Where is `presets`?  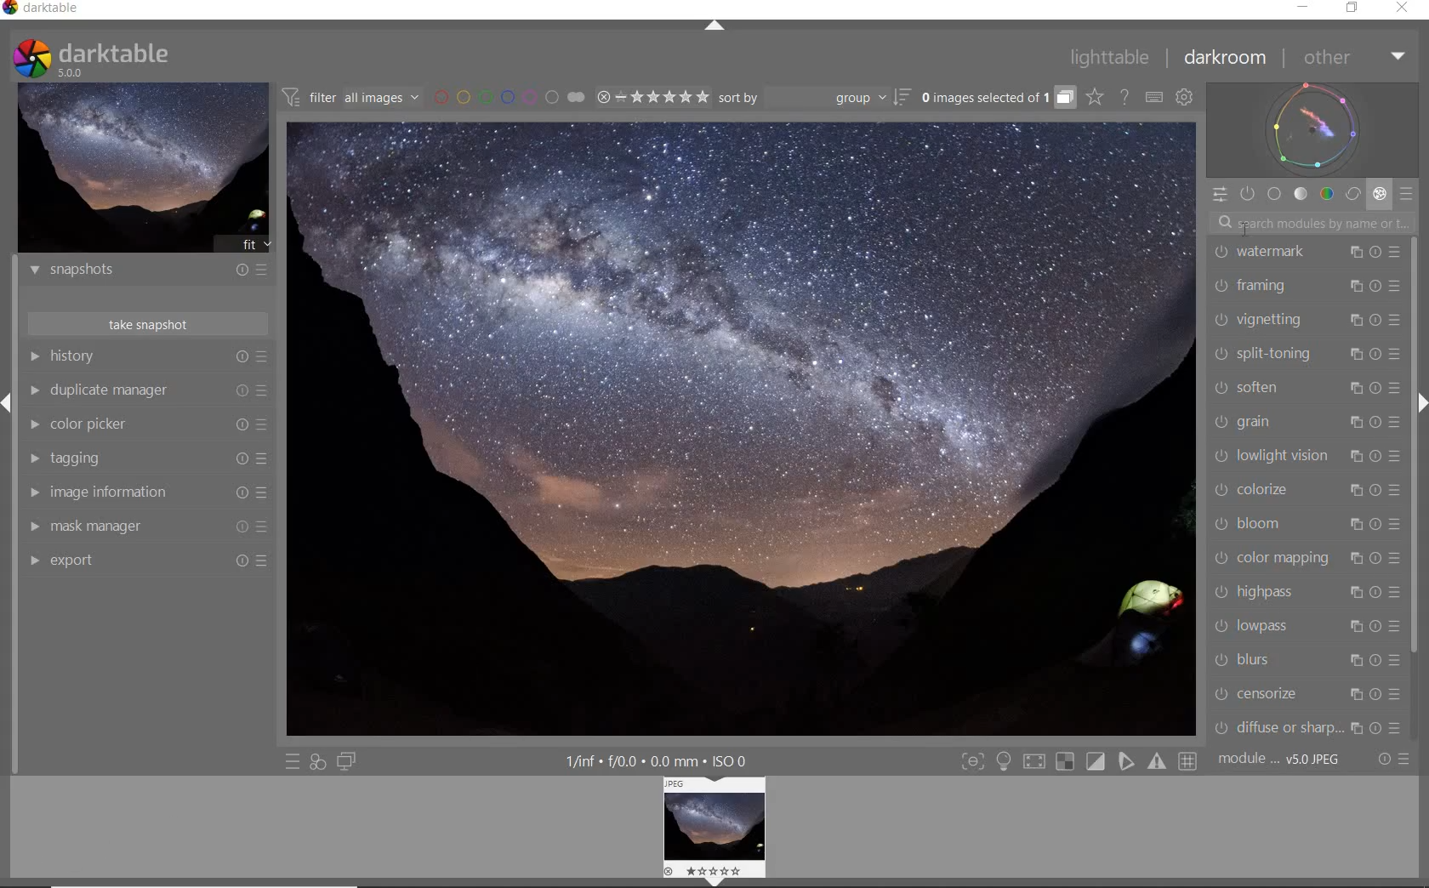 presets is located at coordinates (1398, 458).